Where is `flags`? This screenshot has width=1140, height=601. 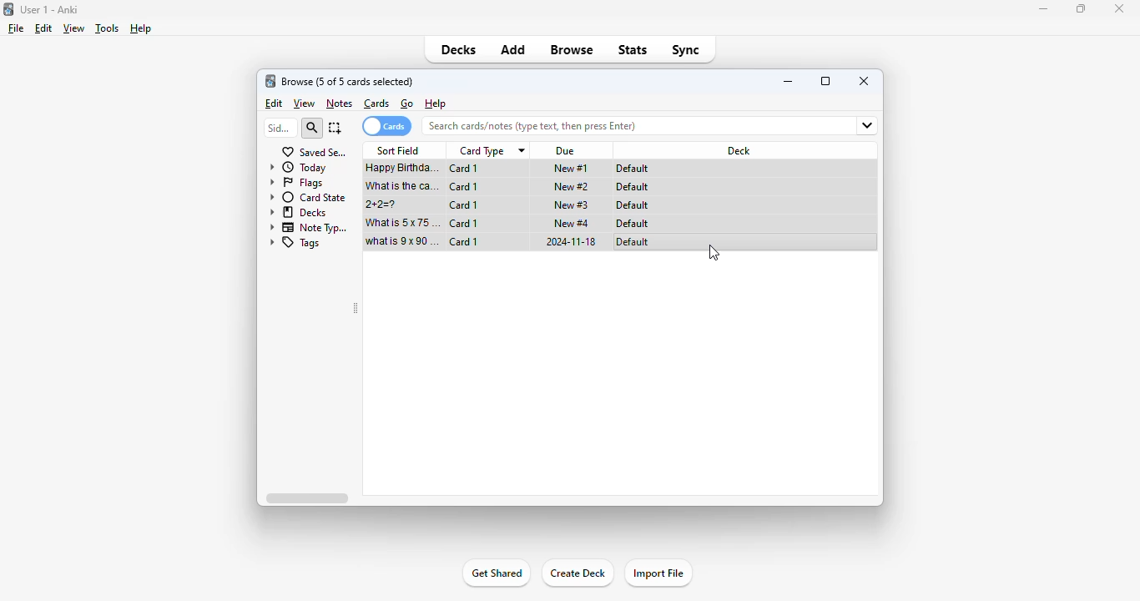
flags is located at coordinates (296, 183).